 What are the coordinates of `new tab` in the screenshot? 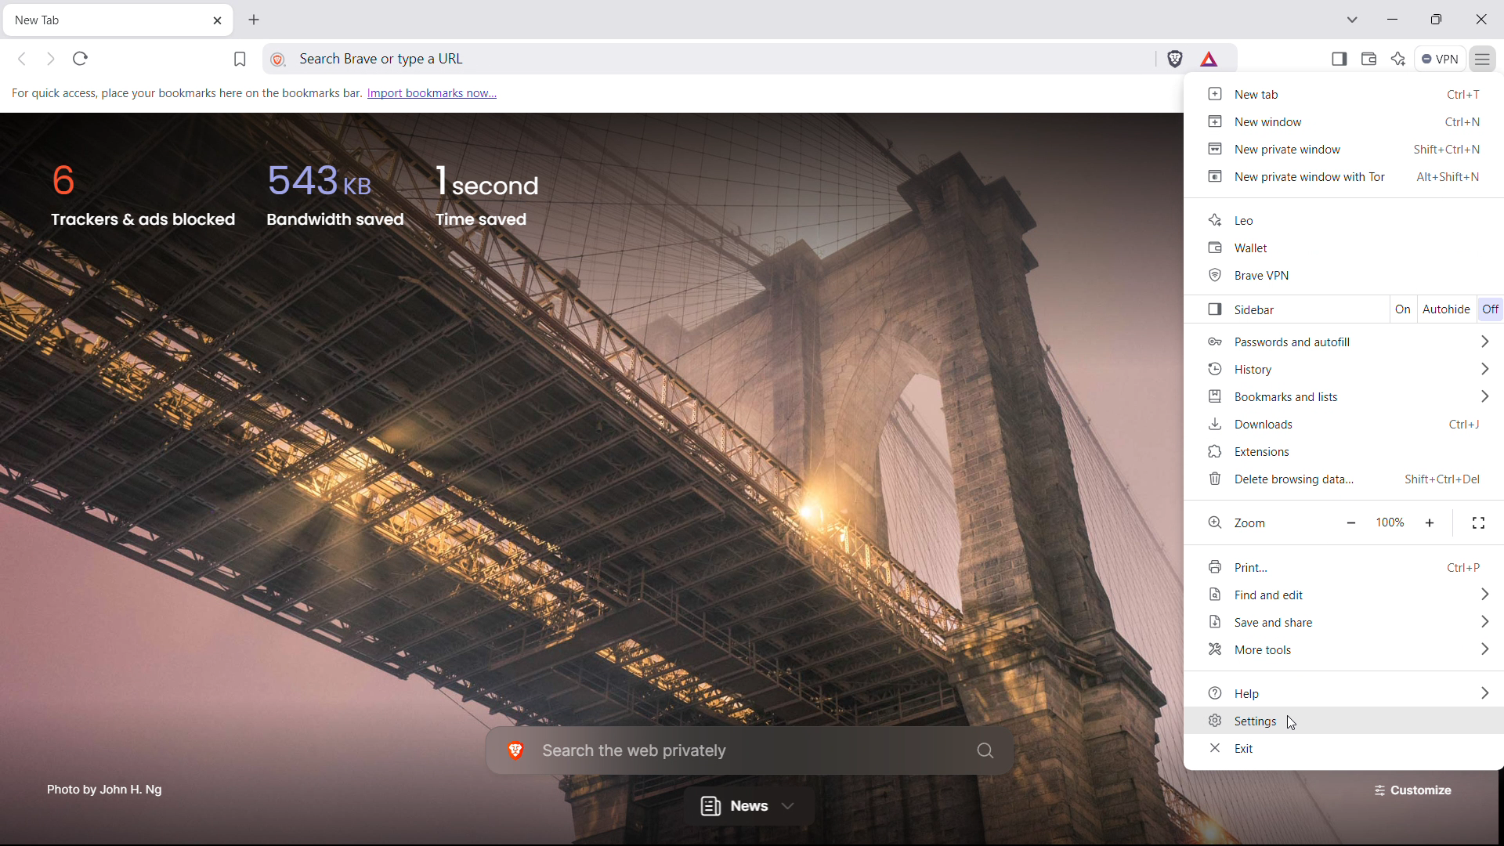 It's located at (1344, 93).